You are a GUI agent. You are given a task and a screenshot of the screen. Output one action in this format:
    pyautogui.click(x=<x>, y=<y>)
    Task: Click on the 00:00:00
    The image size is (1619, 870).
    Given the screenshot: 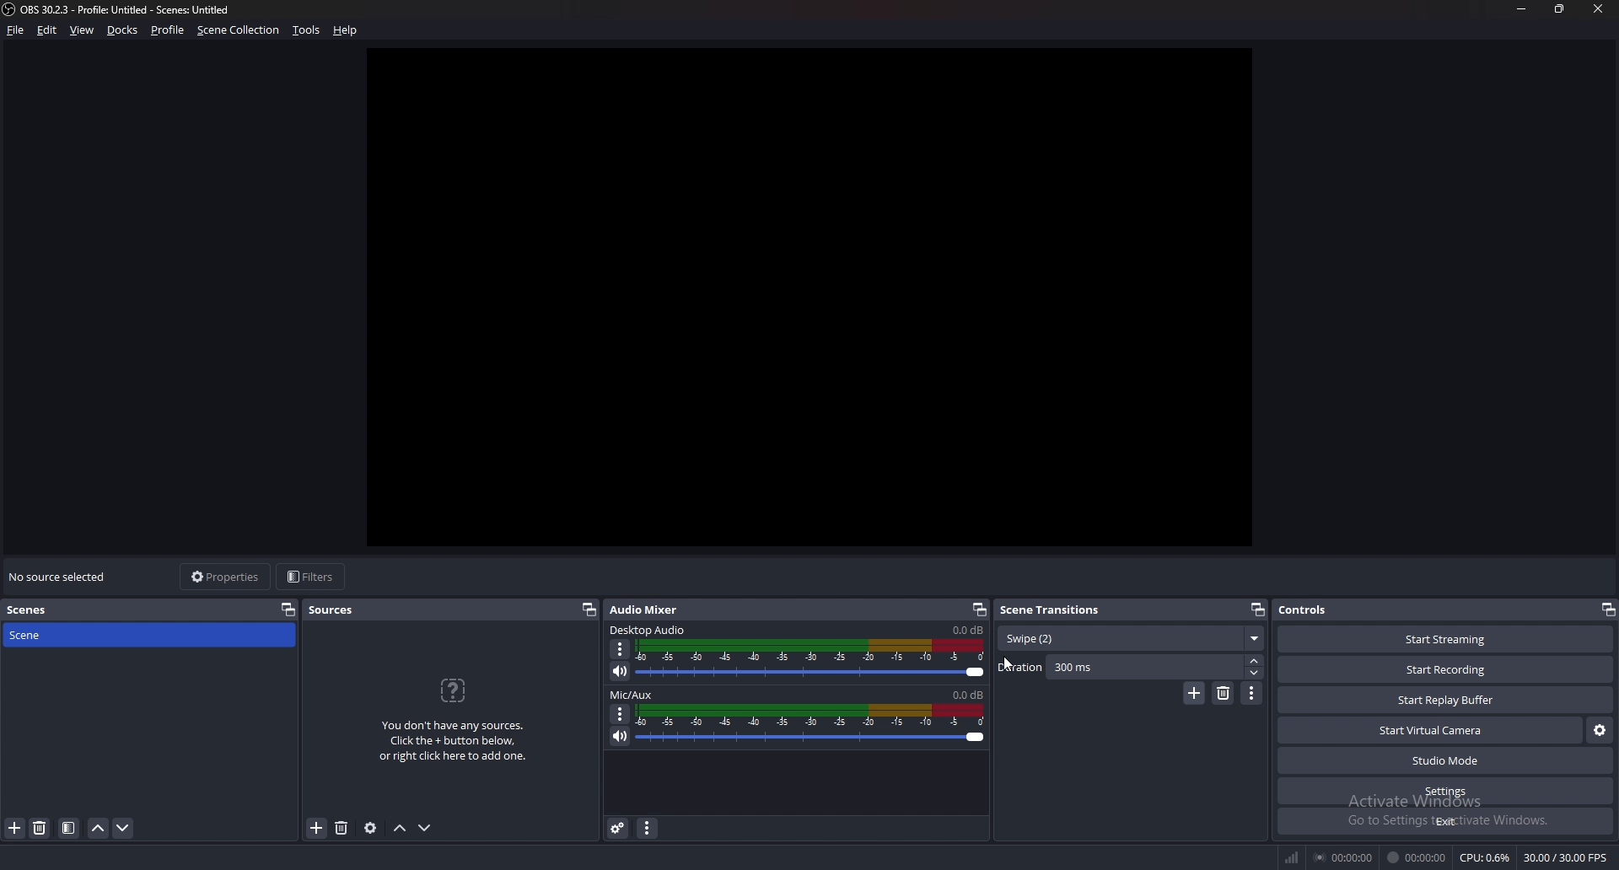 What is the action you would take?
    pyautogui.click(x=1344, y=858)
    